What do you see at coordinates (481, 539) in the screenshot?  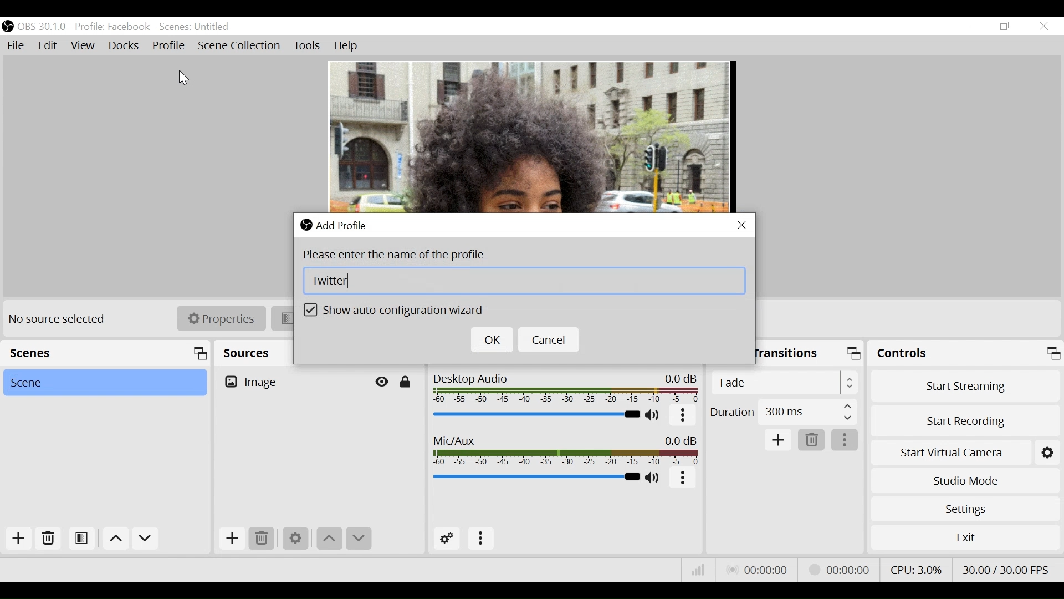 I see `More Options` at bounding box center [481, 539].